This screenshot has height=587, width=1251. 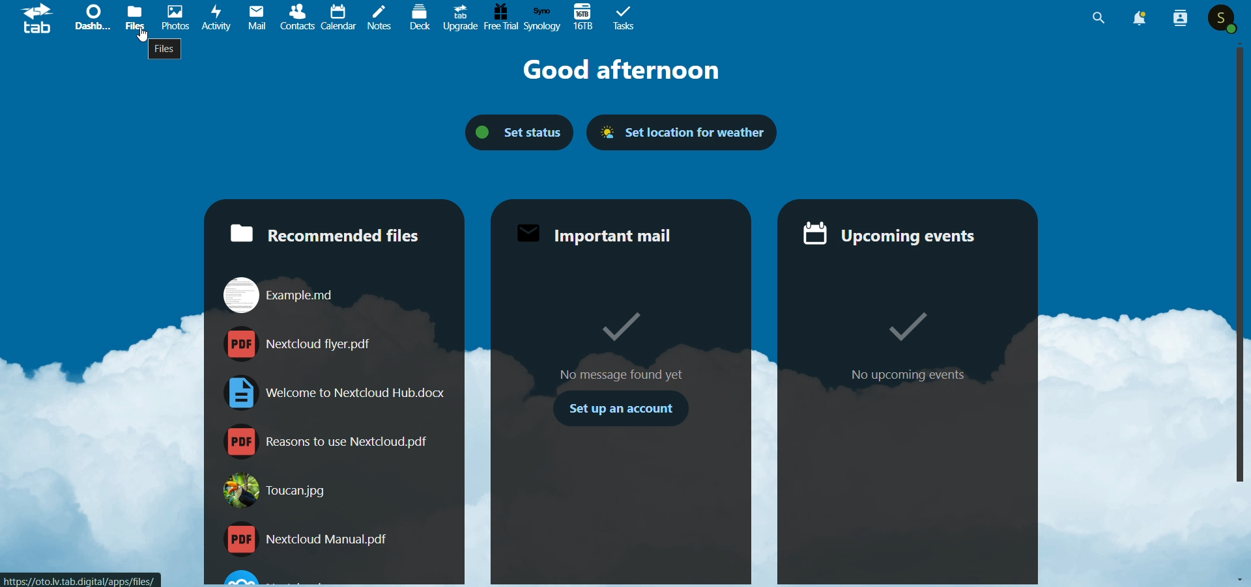 I want to click on cursor, so click(x=139, y=33).